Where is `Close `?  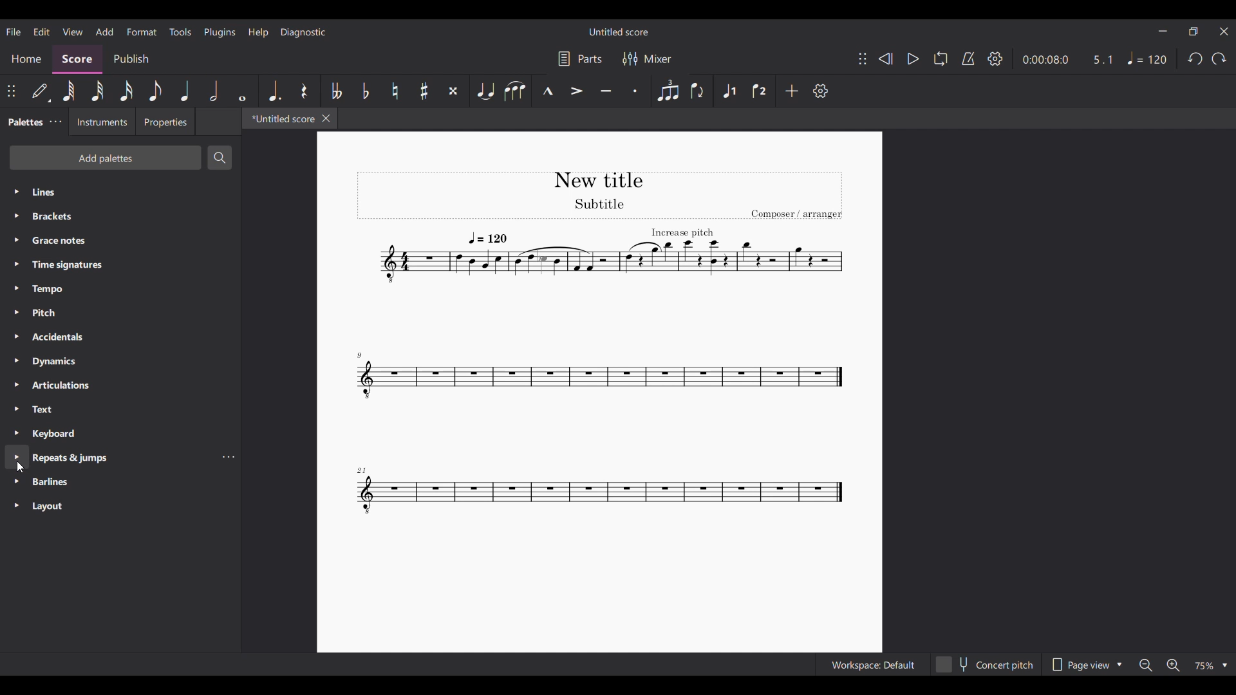
Close  is located at coordinates (326, 118).